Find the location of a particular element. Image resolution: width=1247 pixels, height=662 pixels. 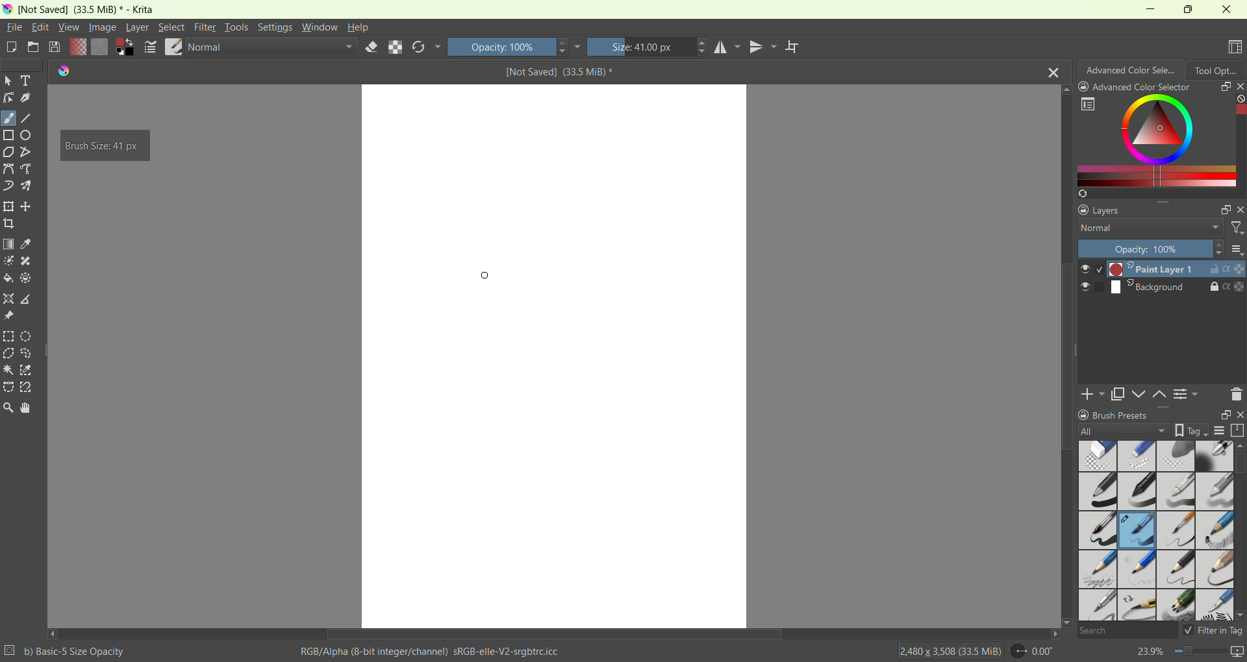

edit is located at coordinates (40, 27).